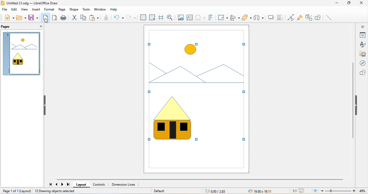 Image resolution: width=368 pixels, height=194 pixels. I want to click on properties, so click(362, 35).